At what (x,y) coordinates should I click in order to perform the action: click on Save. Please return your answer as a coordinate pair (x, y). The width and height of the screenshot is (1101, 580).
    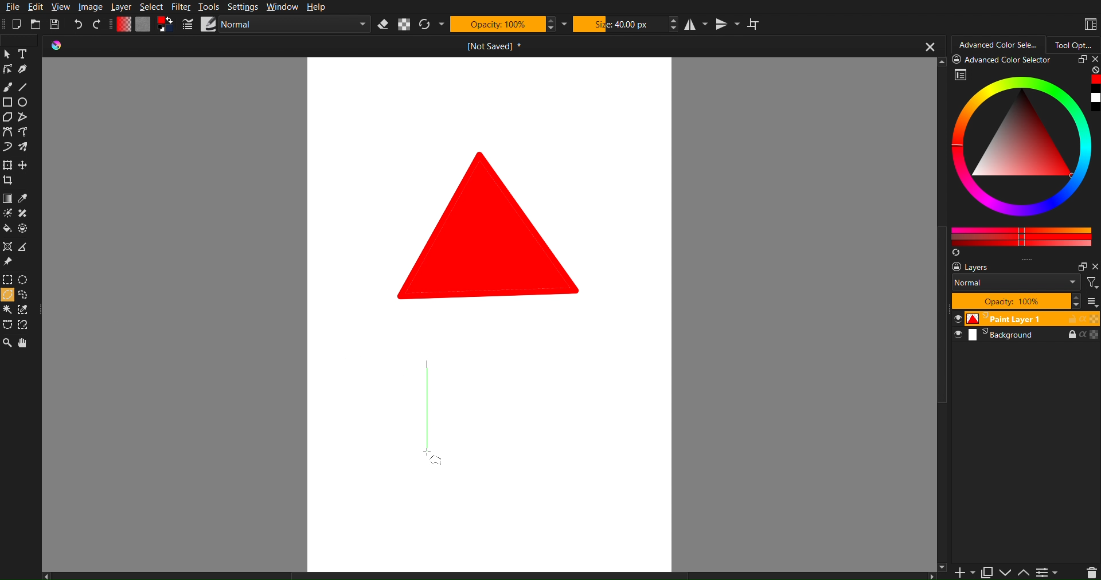
    Looking at the image, I should click on (57, 24).